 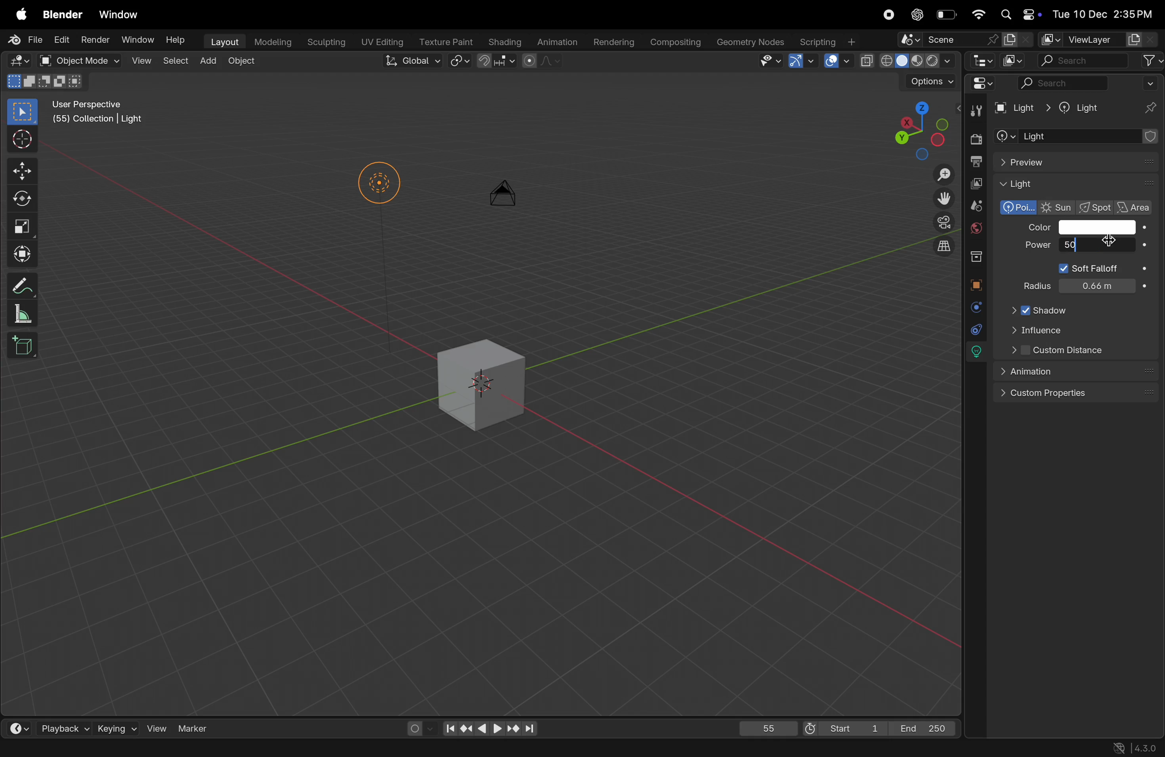 I want to click on Show gimzo, so click(x=799, y=61).